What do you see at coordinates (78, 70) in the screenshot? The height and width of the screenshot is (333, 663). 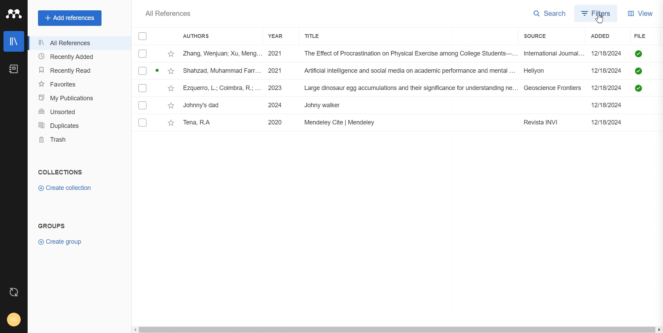 I see `Recently Read` at bounding box center [78, 70].